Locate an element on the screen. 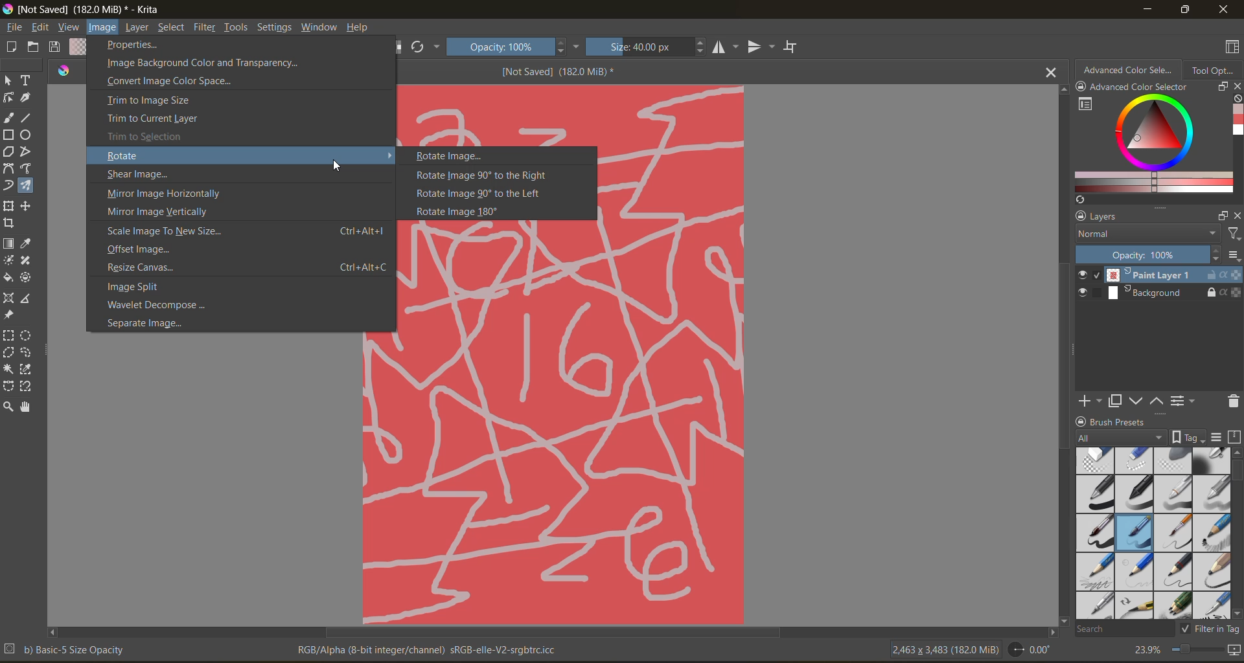  wrap around mode is located at coordinates (797, 47).